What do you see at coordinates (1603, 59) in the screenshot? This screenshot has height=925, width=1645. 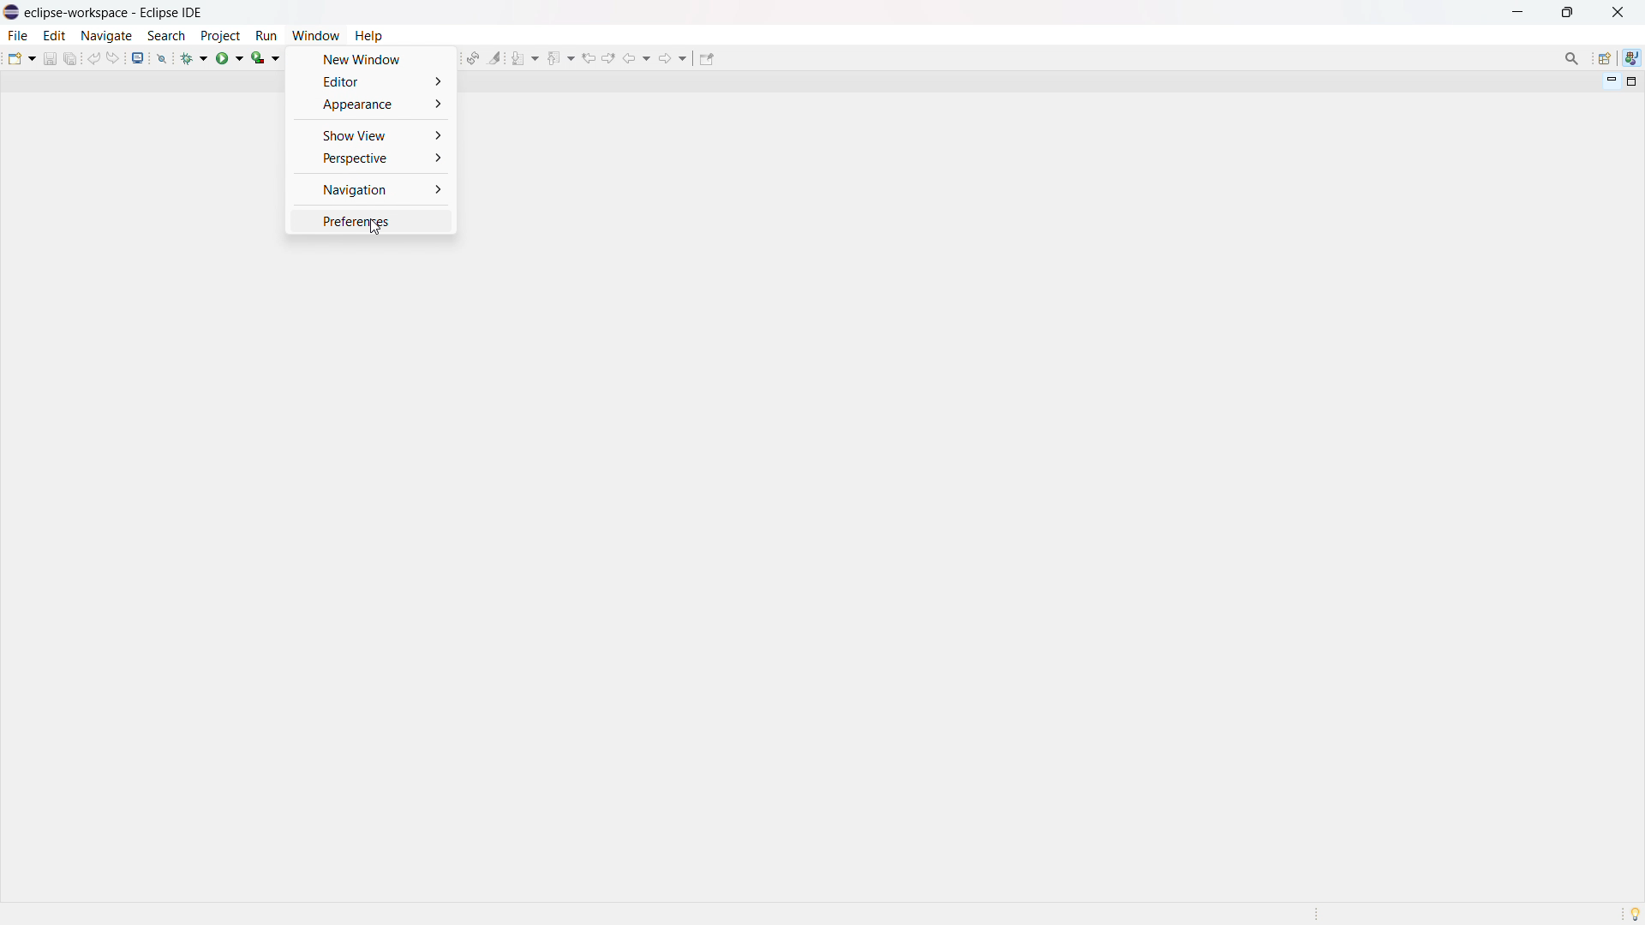 I see `open perspective` at bounding box center [1603, 59].